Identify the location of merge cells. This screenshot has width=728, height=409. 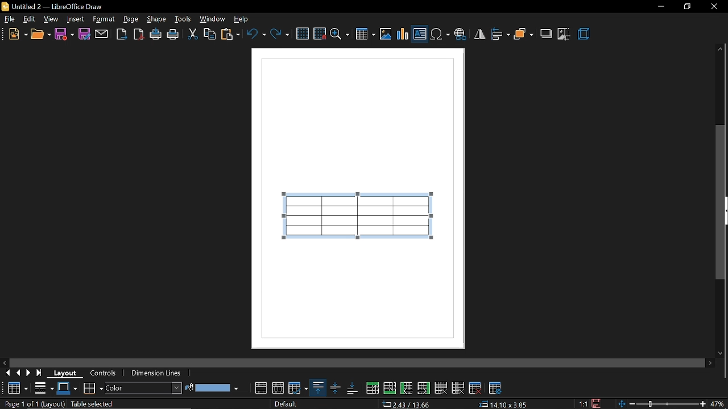
(260, 388).